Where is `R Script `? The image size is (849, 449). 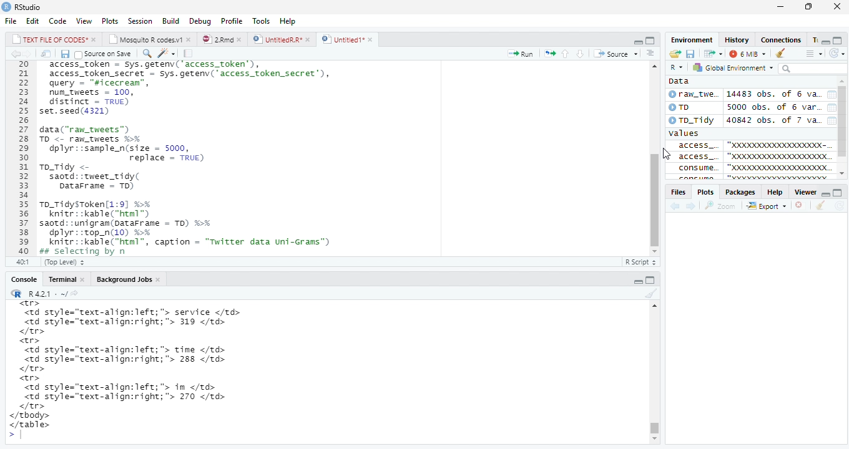 R Script  is located at coordinates (639, 262).